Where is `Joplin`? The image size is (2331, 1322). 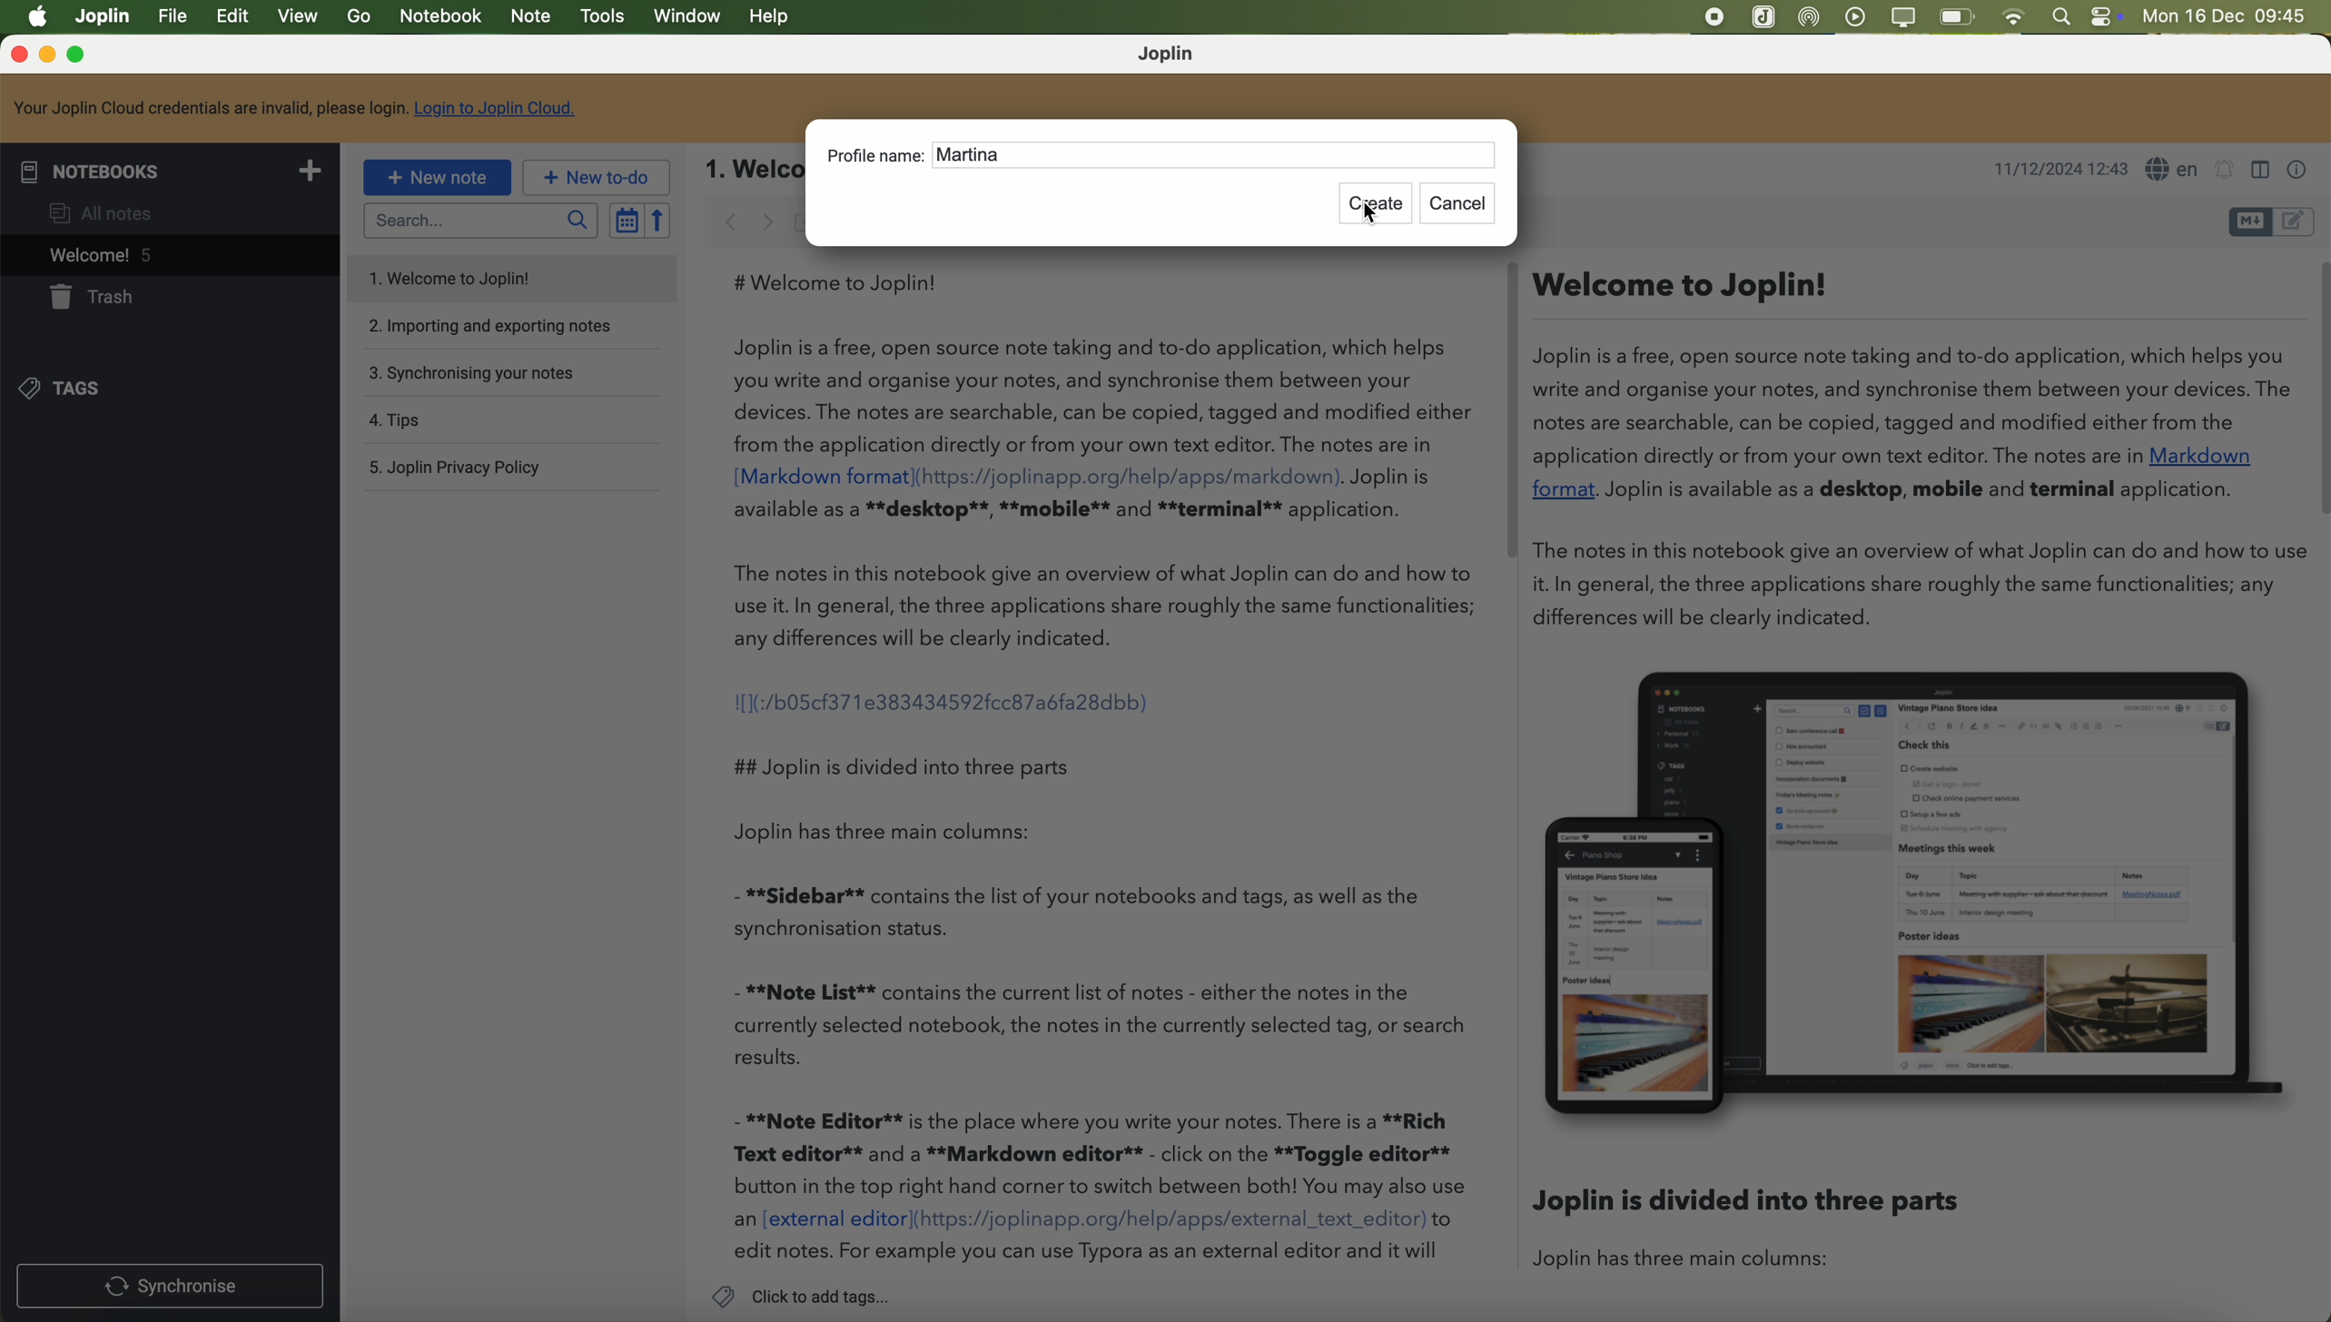 Joplin is located at coordinates (104, 15).